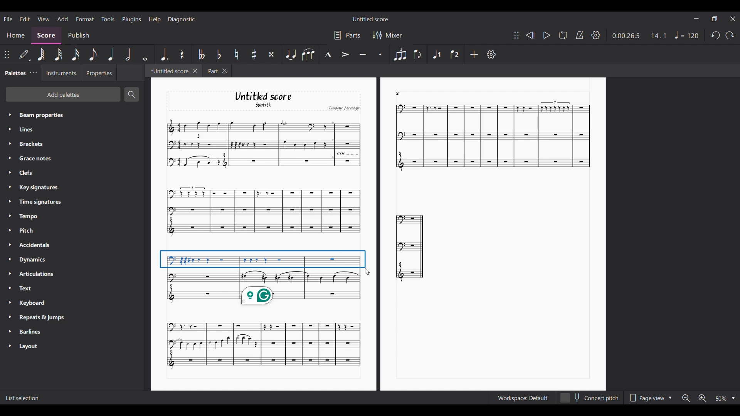  Describe the element at coordinates (46, 36) in the screenshot. I see `Score ` at that location.